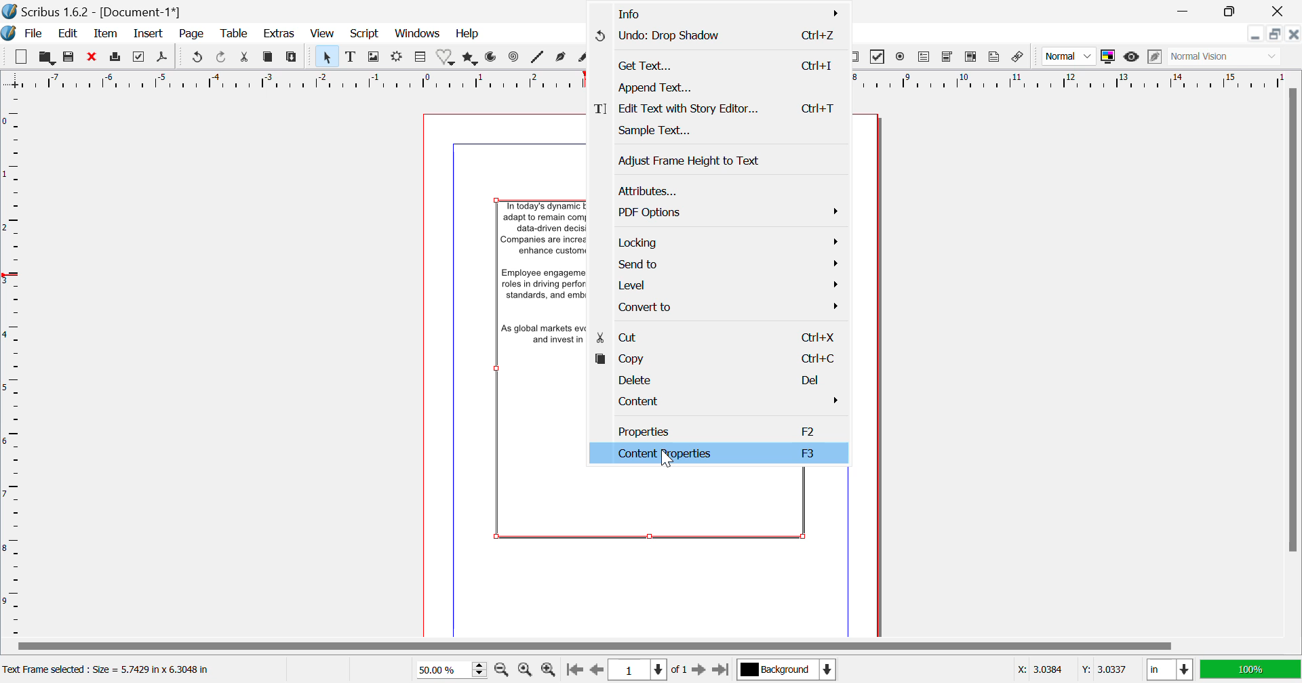 The width and height of the screenshot is (1302, 683). What do you see at coordinates (1223, 56) in the screenshot?
I see `Visual Appearance of display` at bounding box center [1223, 56].